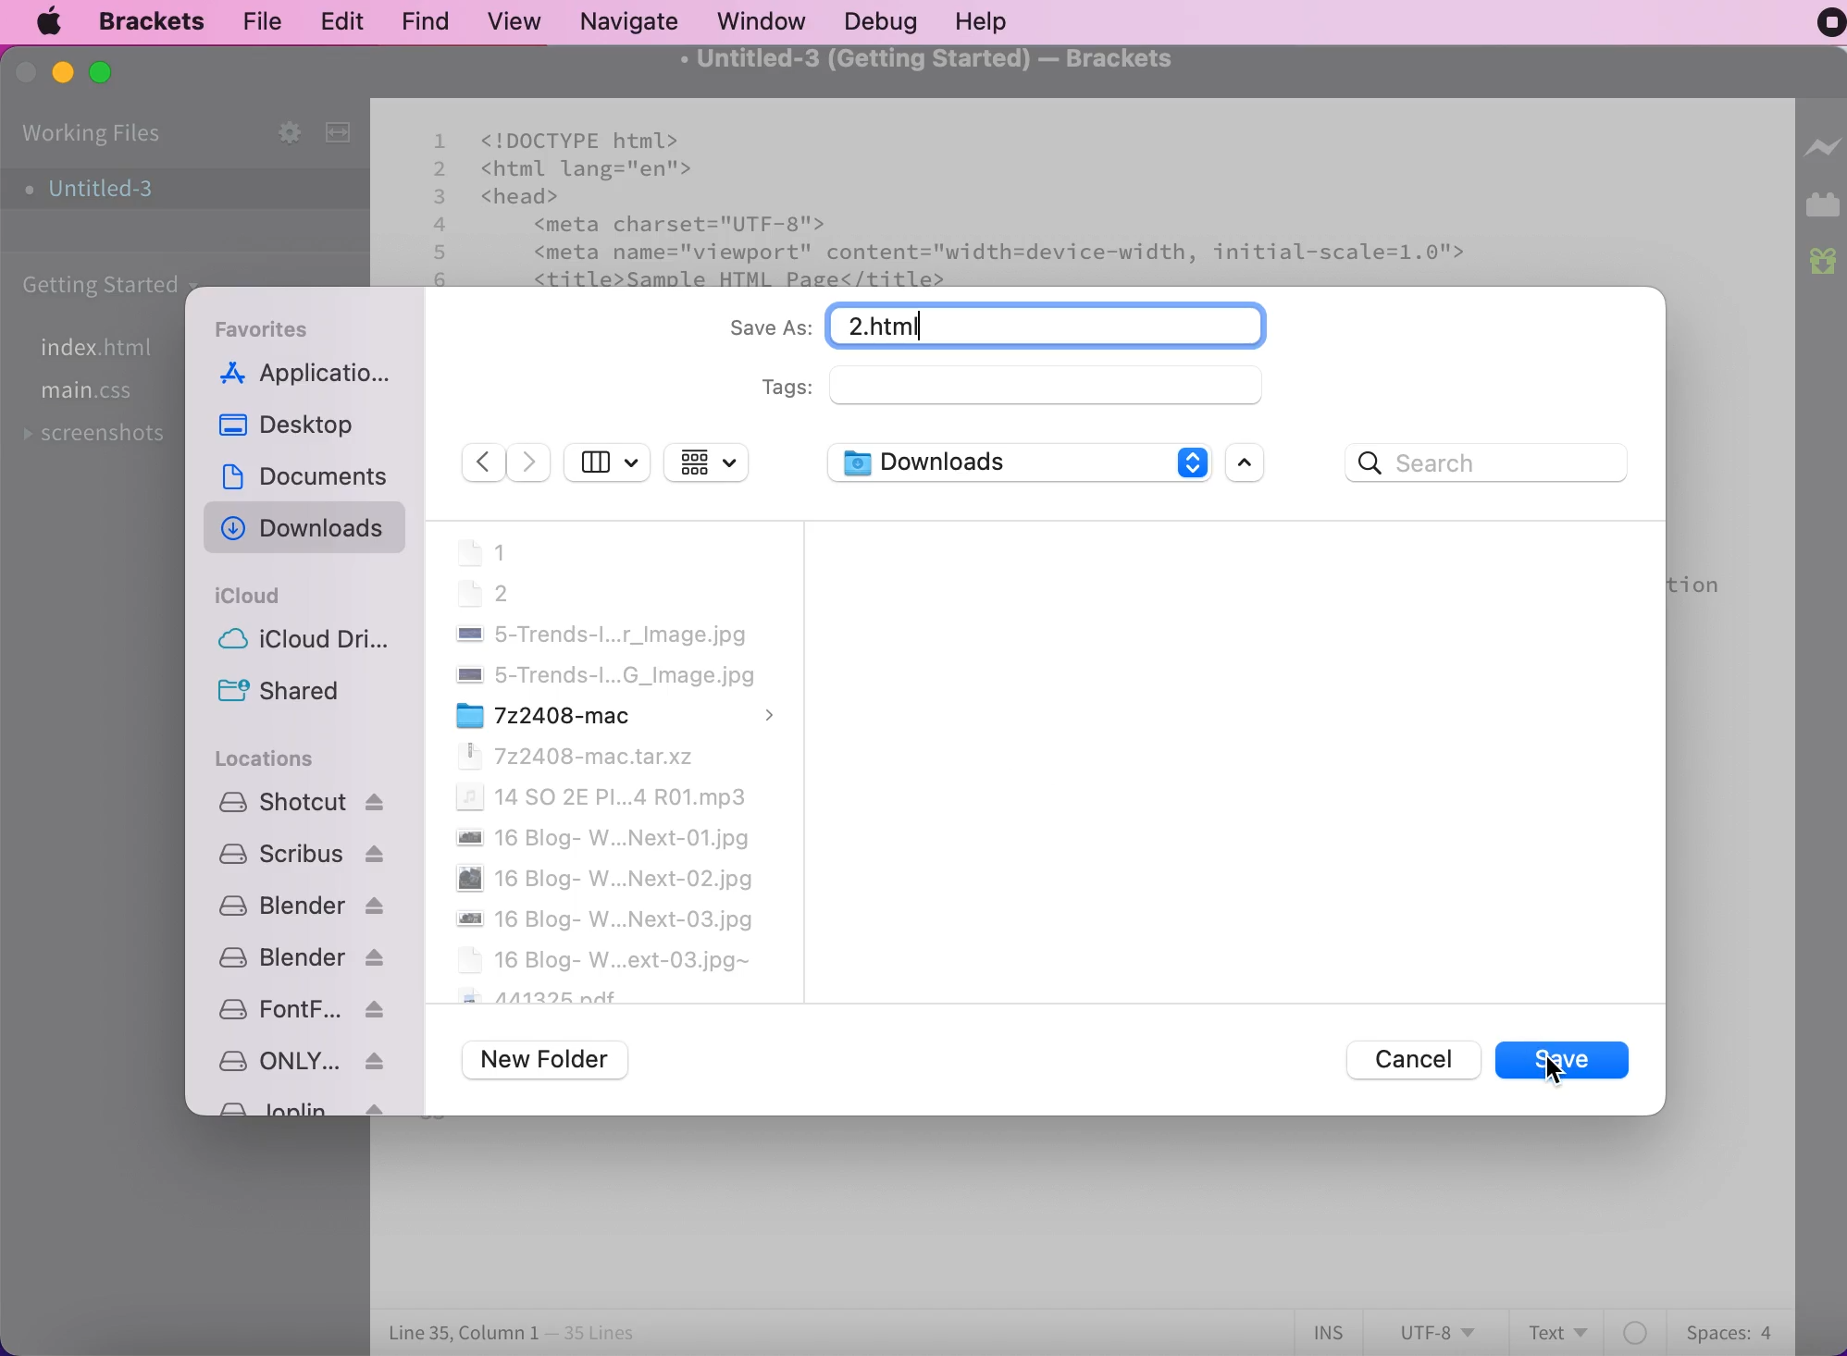 Image resolution: width=1847 pixels, height=1356 pixels. Describe the element at coordinates (1047, 327) in the screenshot. I see `2.html` at that location.